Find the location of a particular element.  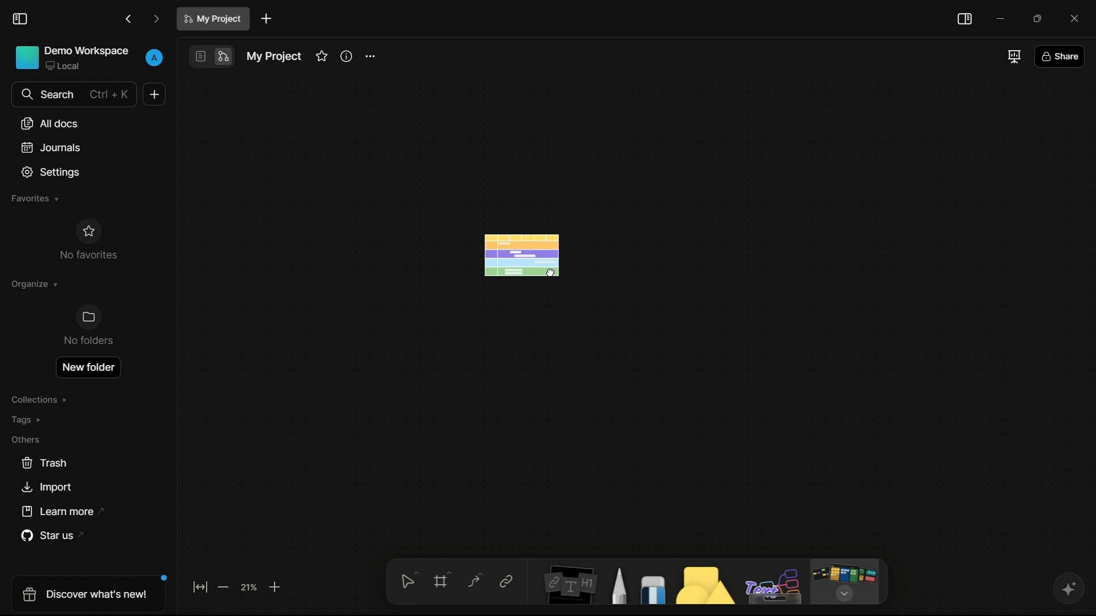

profile settings is located at coordinates (154, 58).